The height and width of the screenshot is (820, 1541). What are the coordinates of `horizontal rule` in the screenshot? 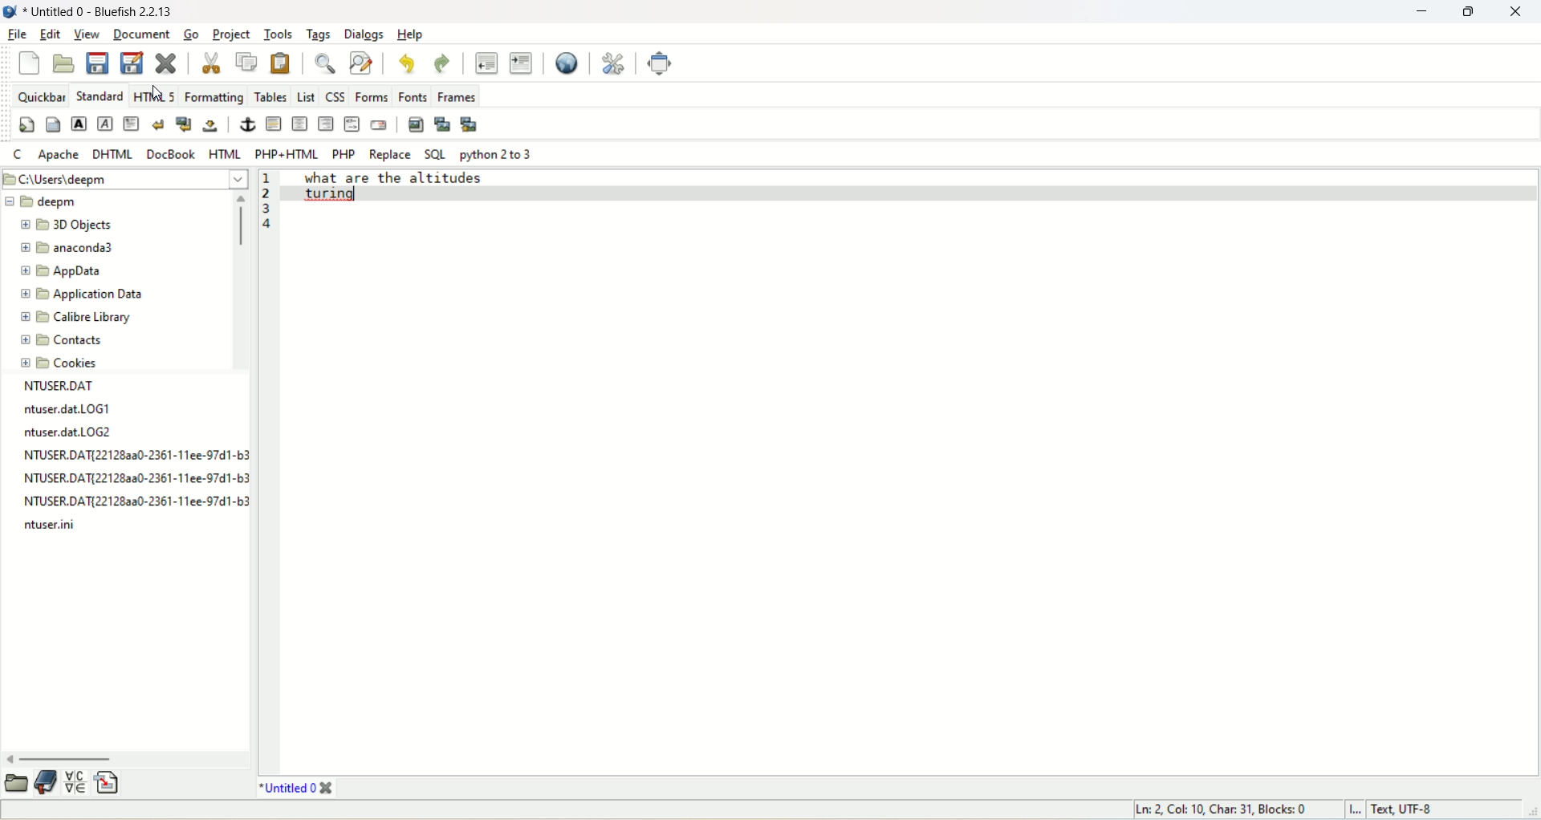 It's located at (275, 126).